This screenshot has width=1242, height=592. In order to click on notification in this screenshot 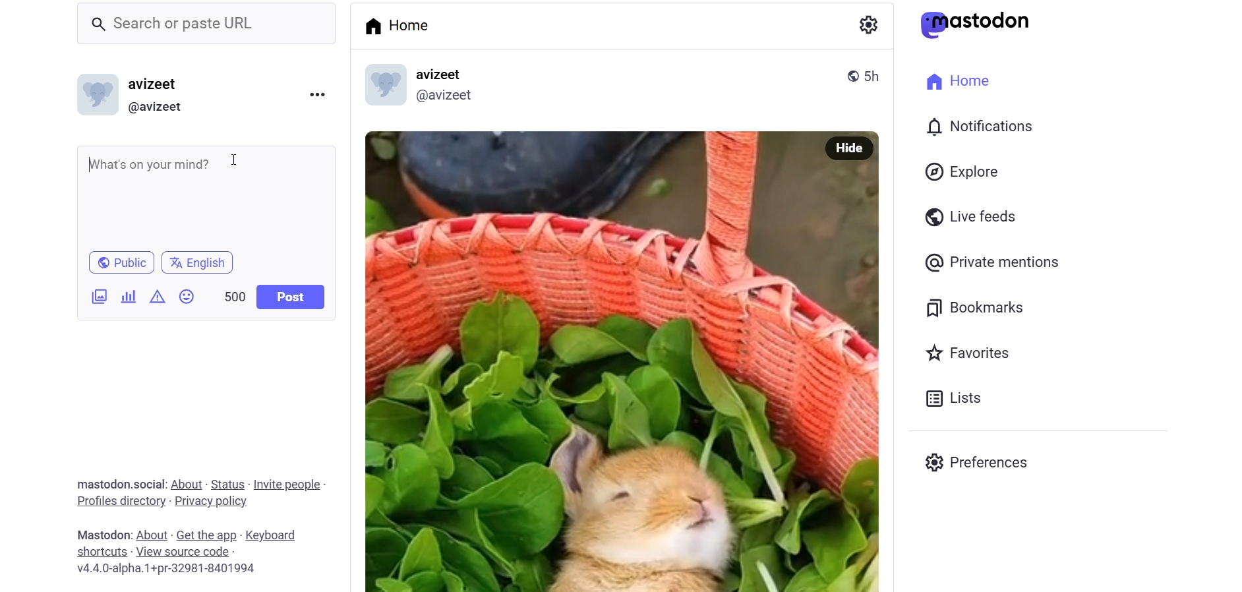, I will do `click(980, 127)`.